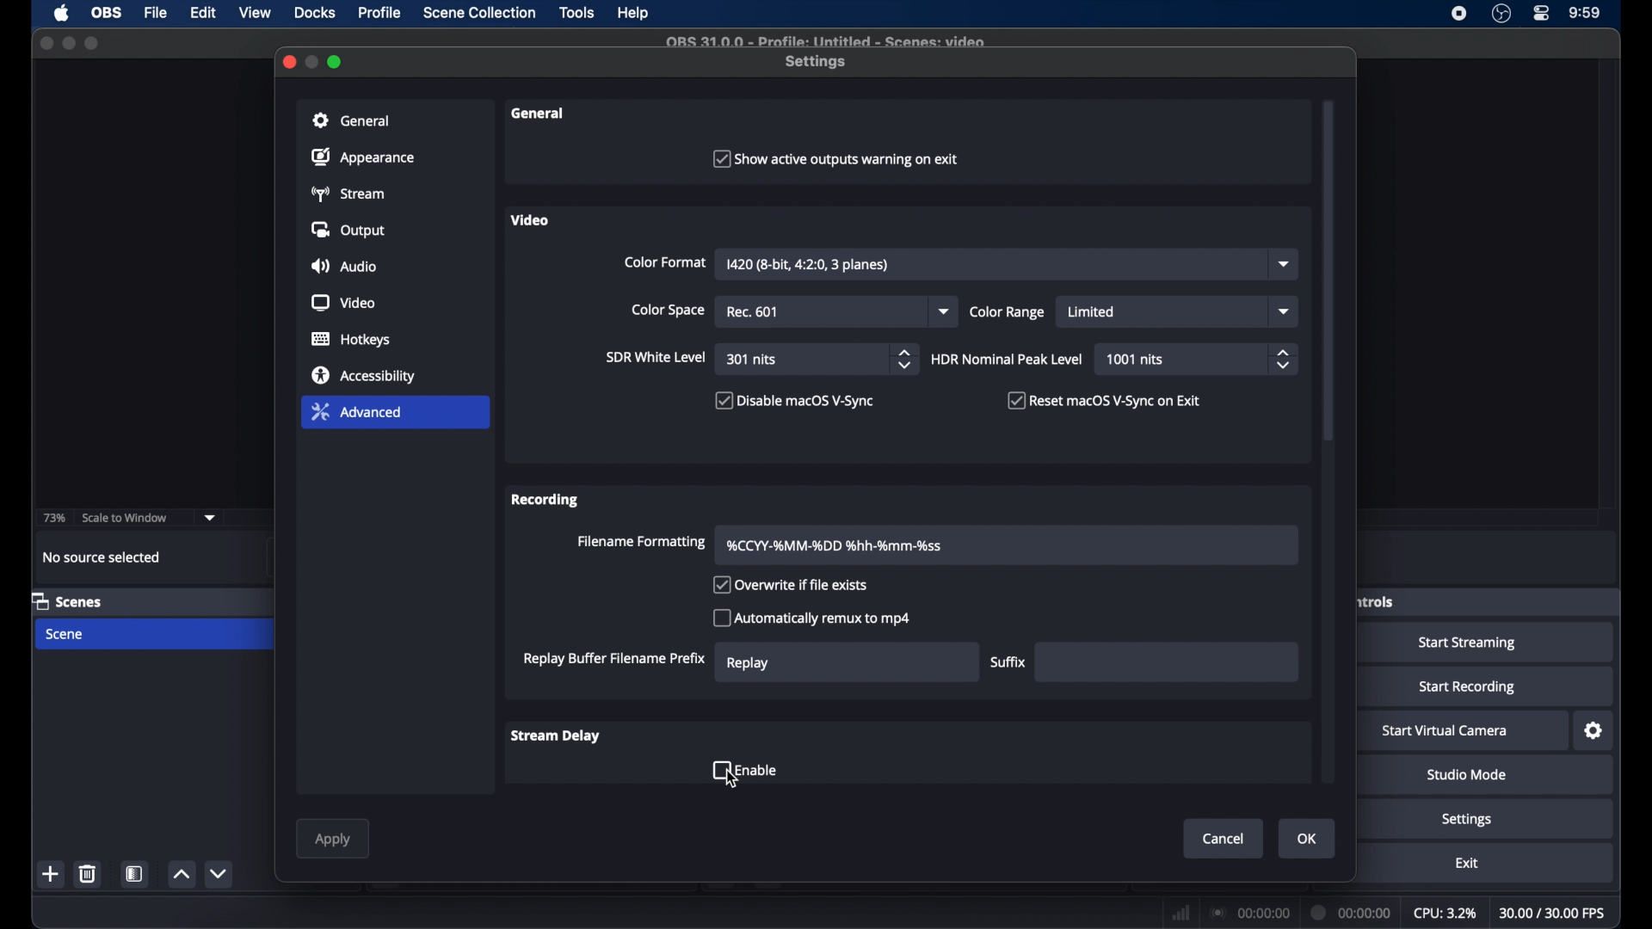 The height and width of the screenshot is (929, 1652). Describe the element at coordinates (220, 874) in the screenshot. I see `decrement` at that location.